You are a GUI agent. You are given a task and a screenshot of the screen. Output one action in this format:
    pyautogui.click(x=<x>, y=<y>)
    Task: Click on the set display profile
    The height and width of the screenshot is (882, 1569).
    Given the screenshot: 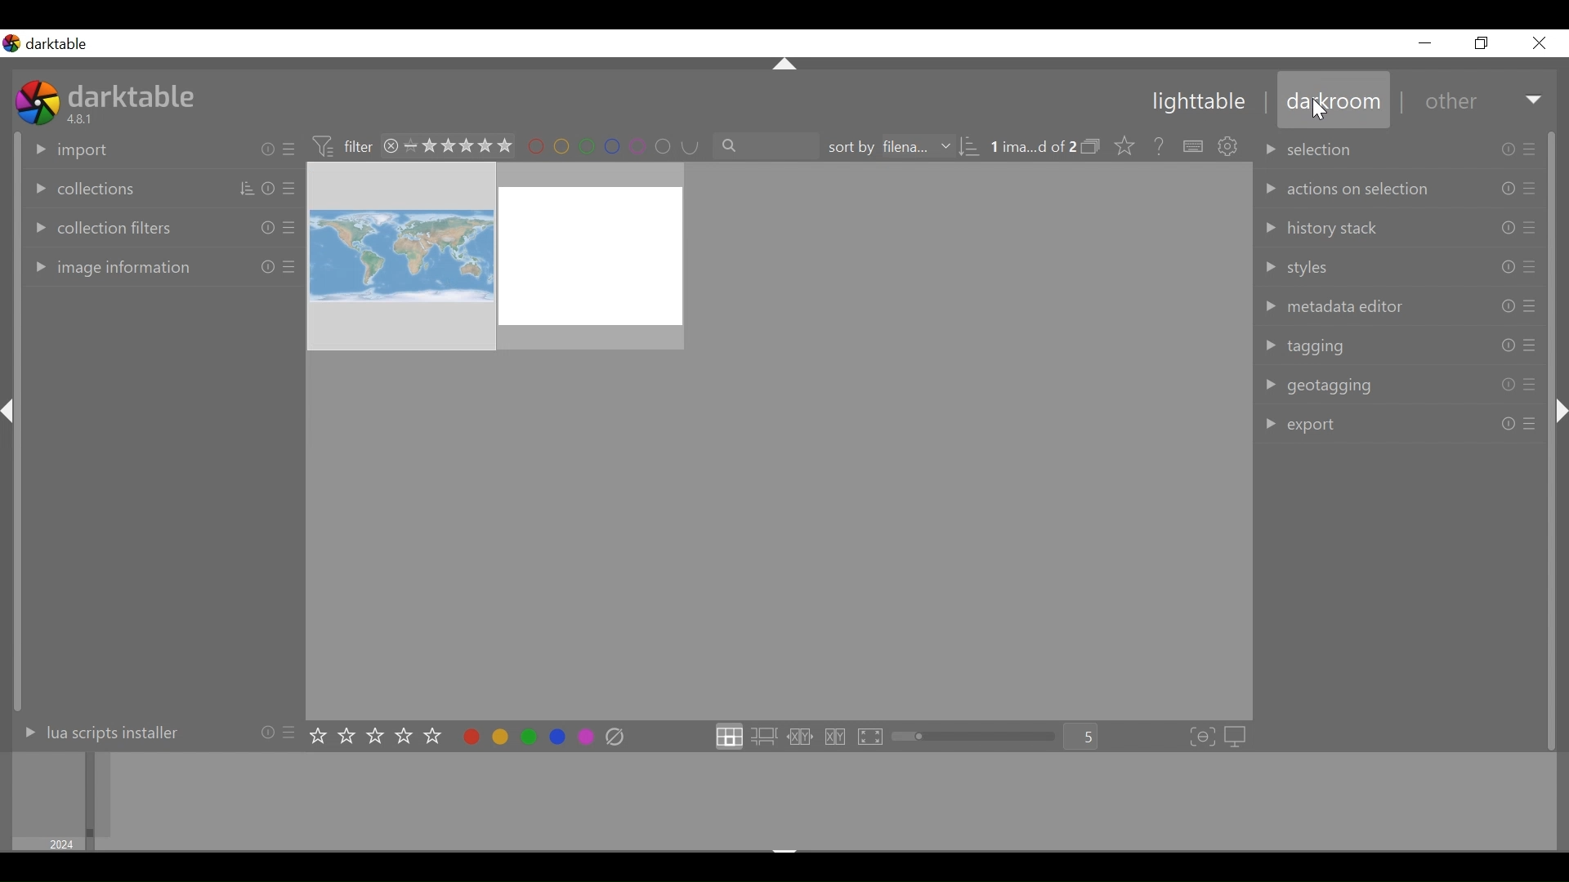 What is the action you would take?
    pyautogui.click(x=1238, y=736)
    